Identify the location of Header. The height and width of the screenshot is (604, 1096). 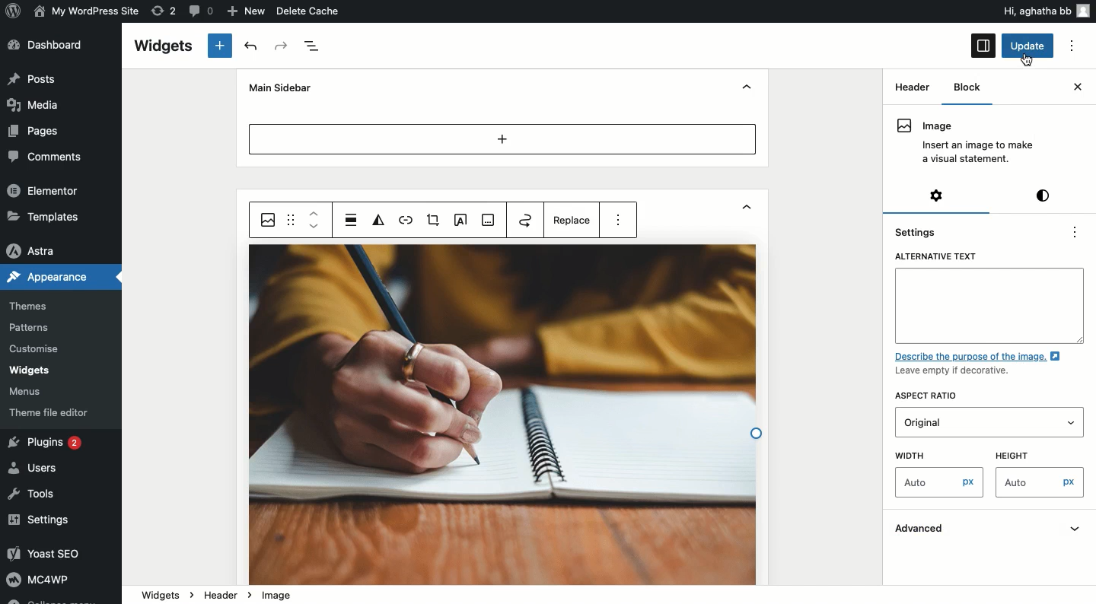
(912, 86).